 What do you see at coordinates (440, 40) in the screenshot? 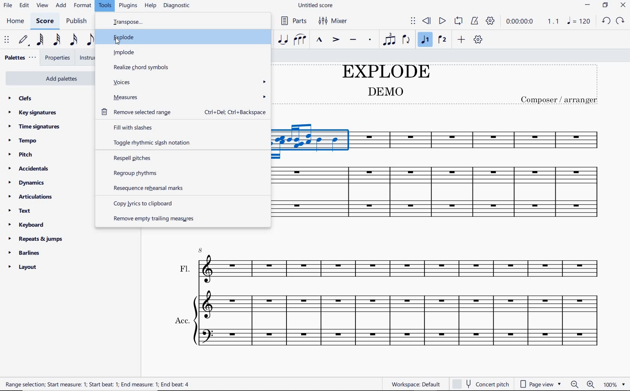
I see `voice 2` at bounding box center [440, 40].